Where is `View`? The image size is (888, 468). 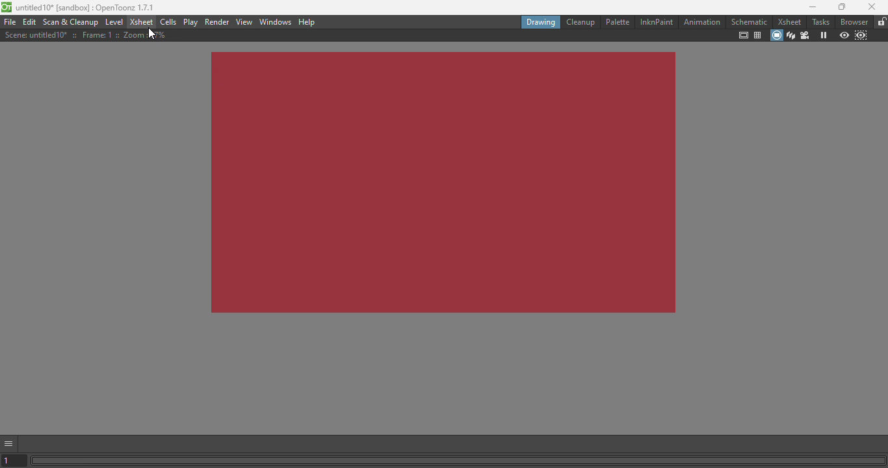 View is located at coordinates (246, 22).